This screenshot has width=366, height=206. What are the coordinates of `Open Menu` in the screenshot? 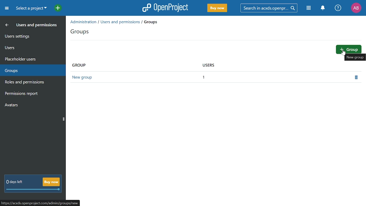 It's located at (8, 9).